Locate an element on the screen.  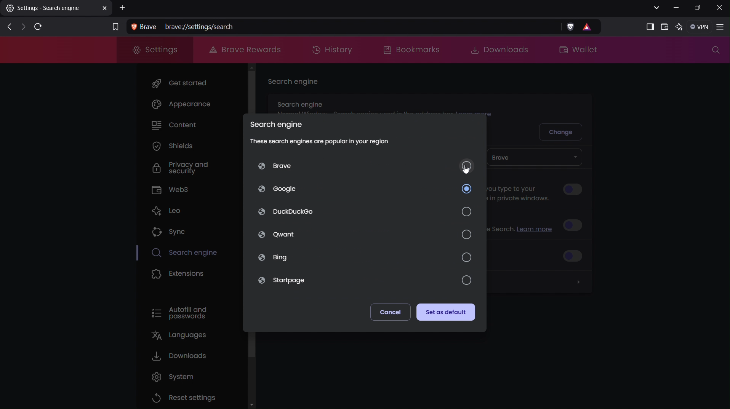
Next is located at coordinates (21, 27).